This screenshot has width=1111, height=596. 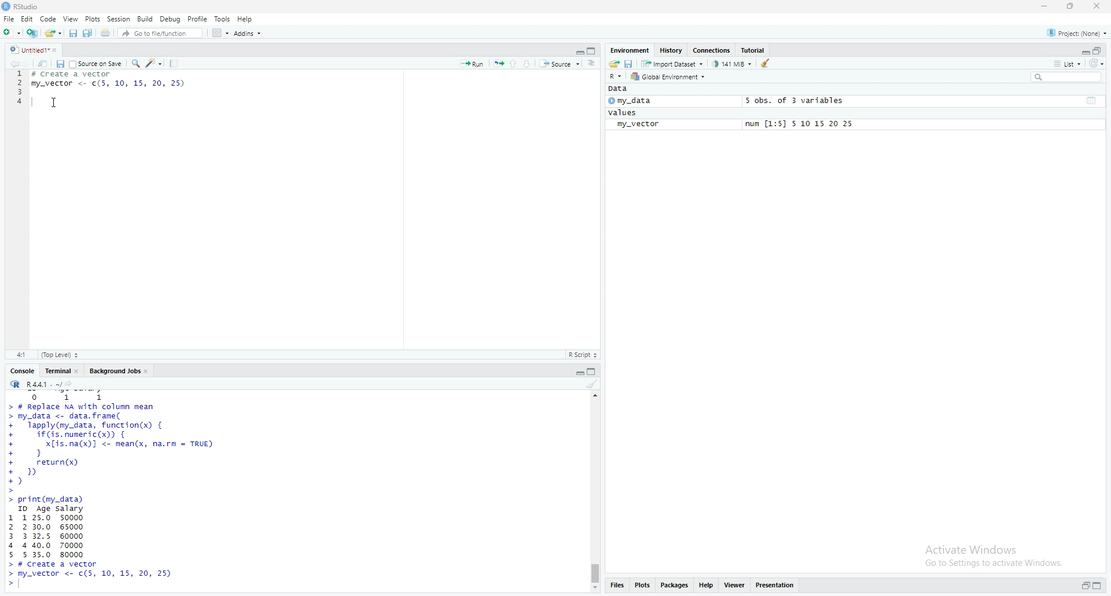 What do you see at coordinates (733, 64) in the screenshot?
I see `141 MB` at bounding box center [733, 64].